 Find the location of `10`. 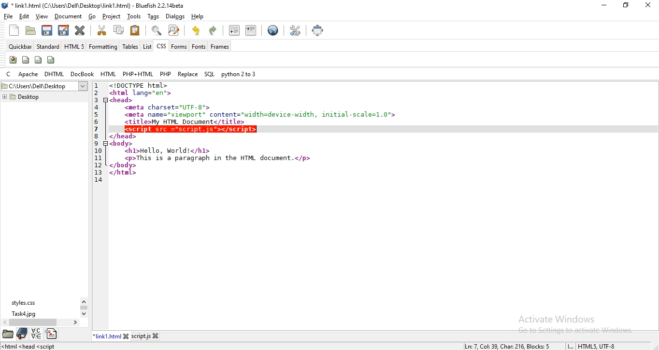

10 is located at coordinates (98, 151).